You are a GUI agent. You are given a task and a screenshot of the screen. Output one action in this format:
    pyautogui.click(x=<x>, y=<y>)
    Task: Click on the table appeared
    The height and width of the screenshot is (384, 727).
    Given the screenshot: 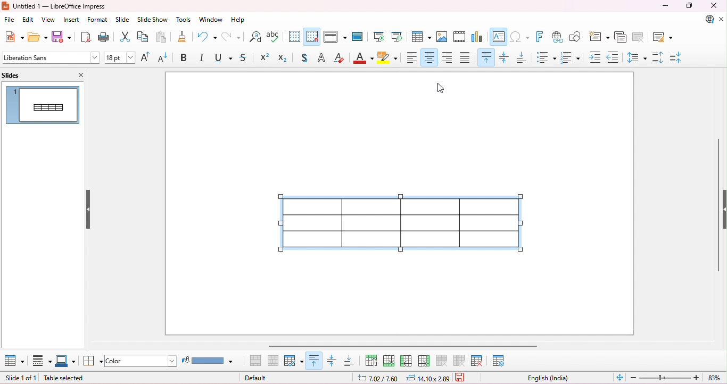 What is the action you would take?
    pyautogui.click(x=41, y=104)
    